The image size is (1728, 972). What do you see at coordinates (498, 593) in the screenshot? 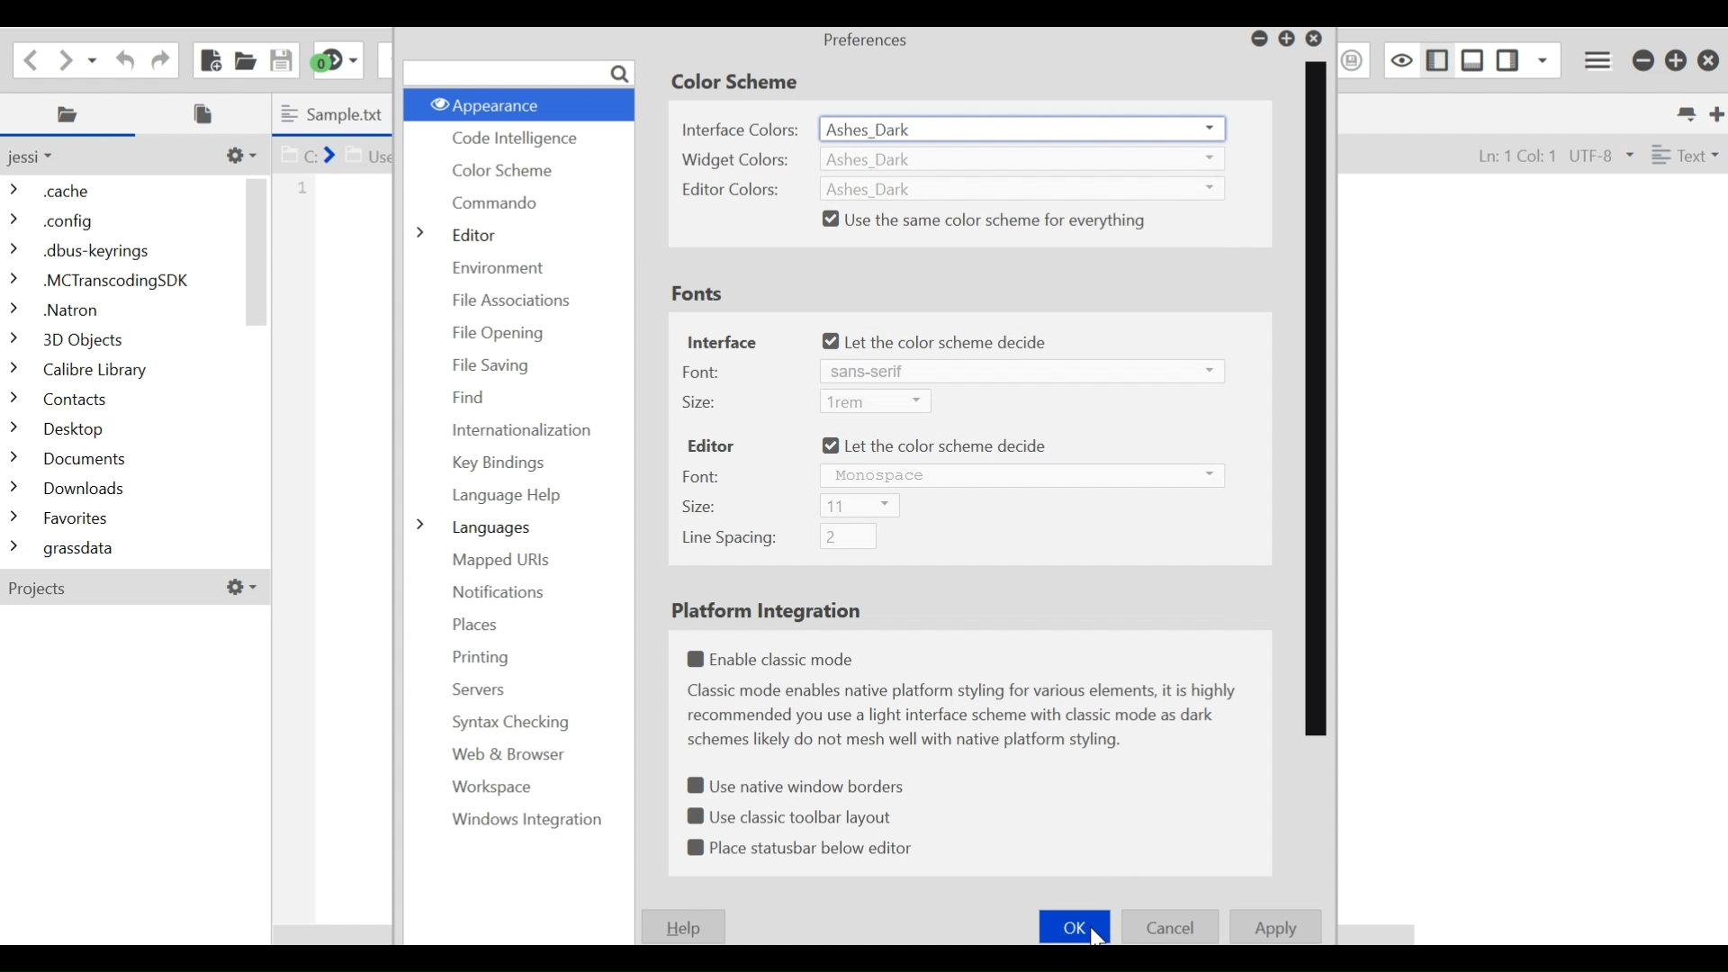
I see `Notifications` at bounding box center [498, 593].